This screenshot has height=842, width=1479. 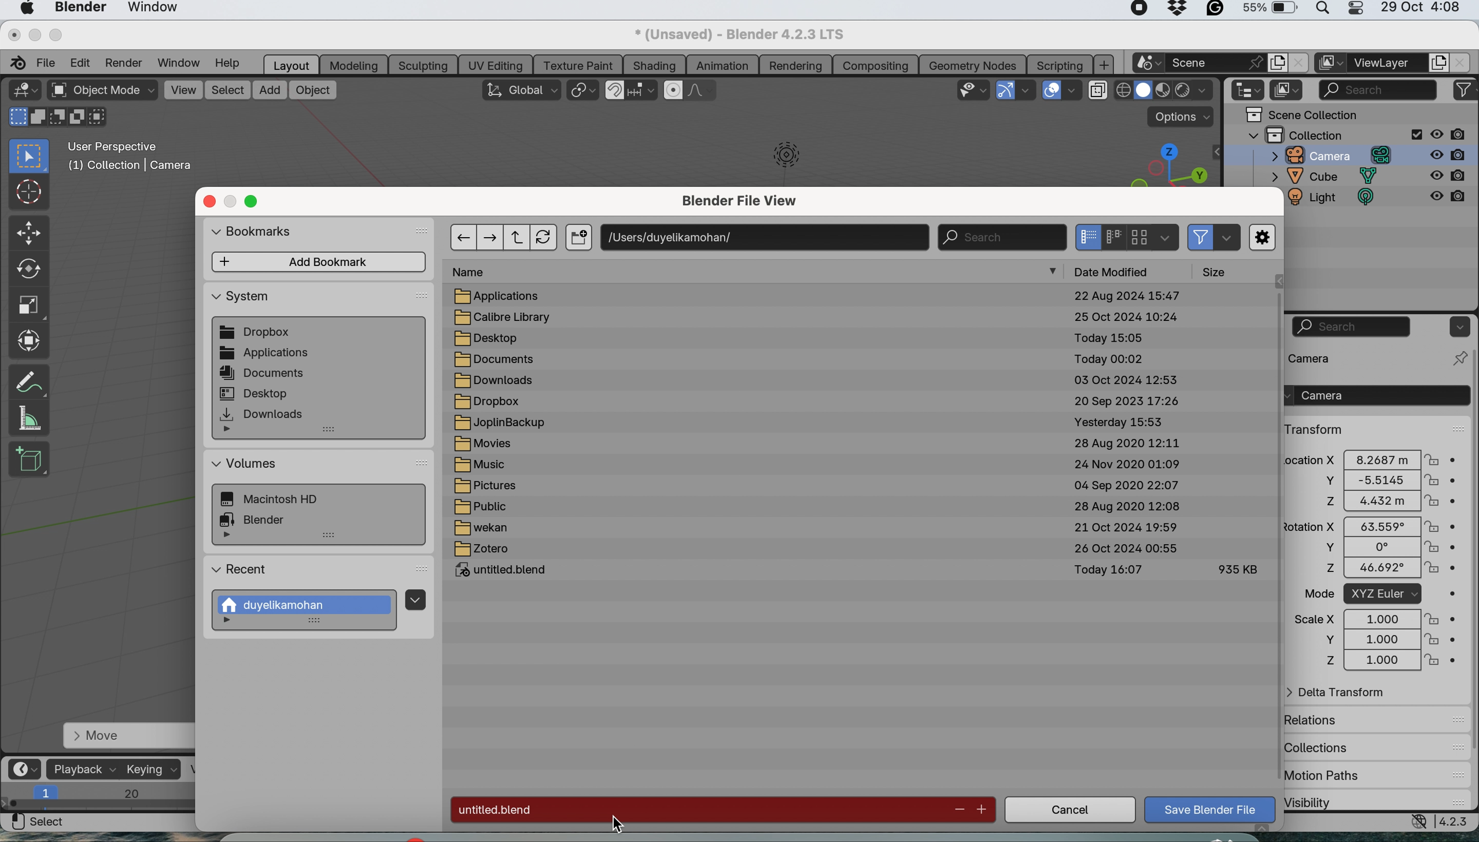 What do you see at coordinates (1161, 164) in the screenshot?
I see `preset views` at bounding box center [1161, 164].